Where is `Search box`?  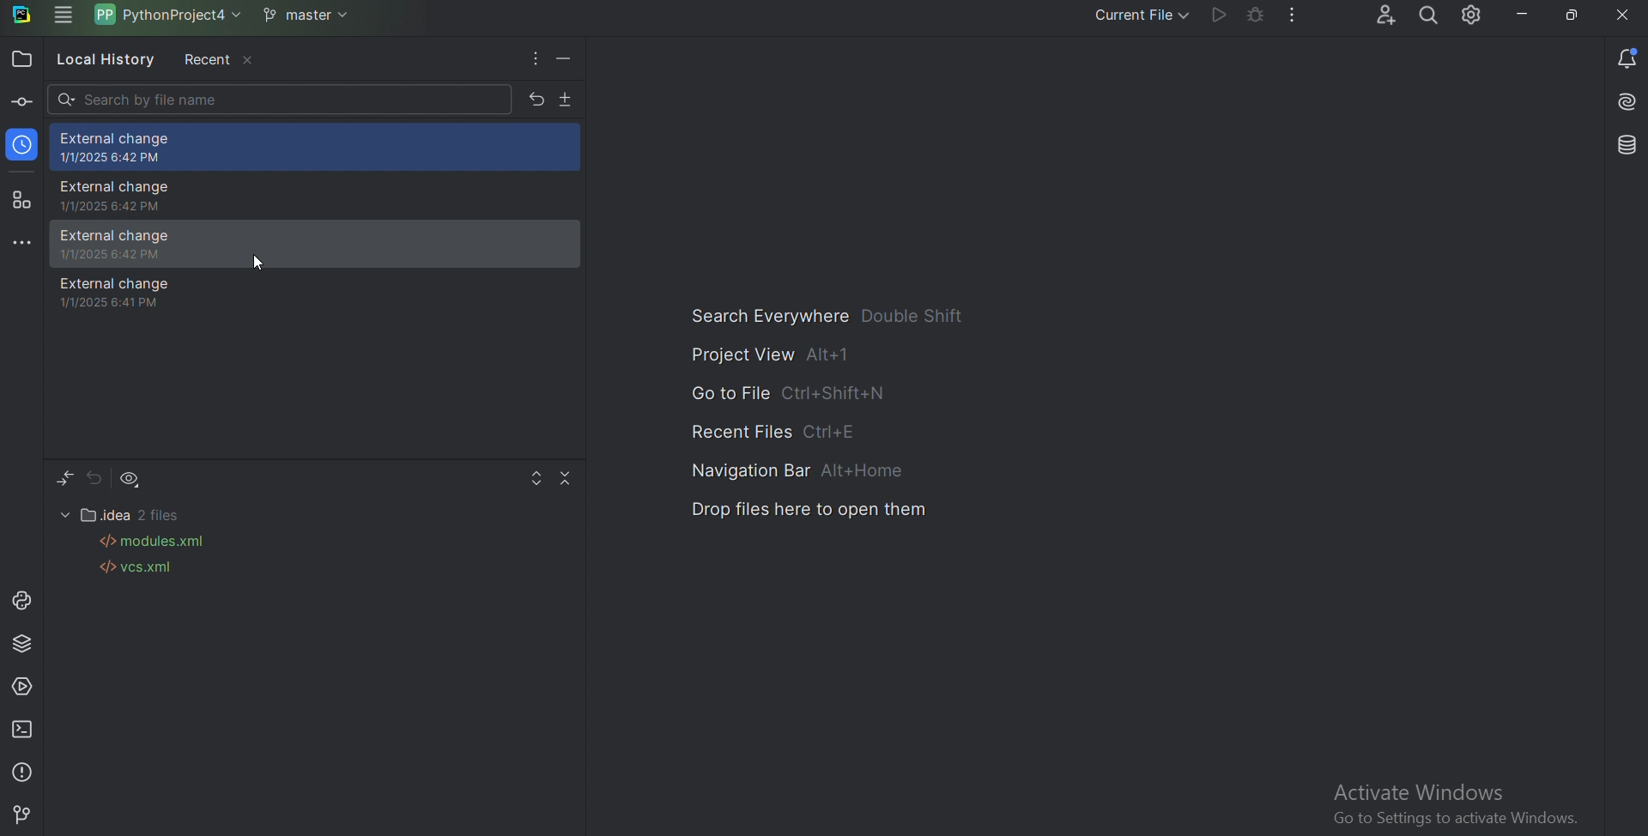 Search box is located at coordinates (279, 99).